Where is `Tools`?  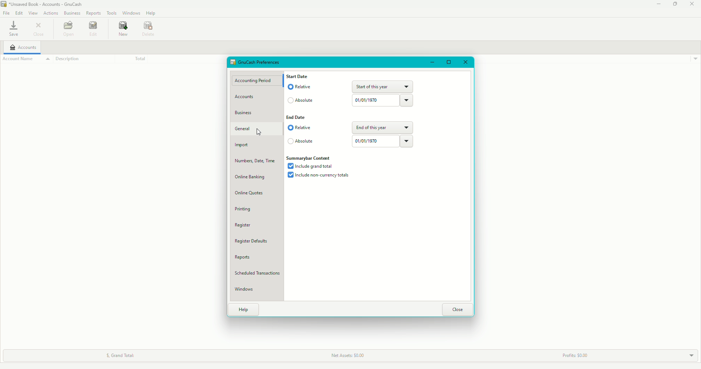
Tools is located at coordinates (112, 12).